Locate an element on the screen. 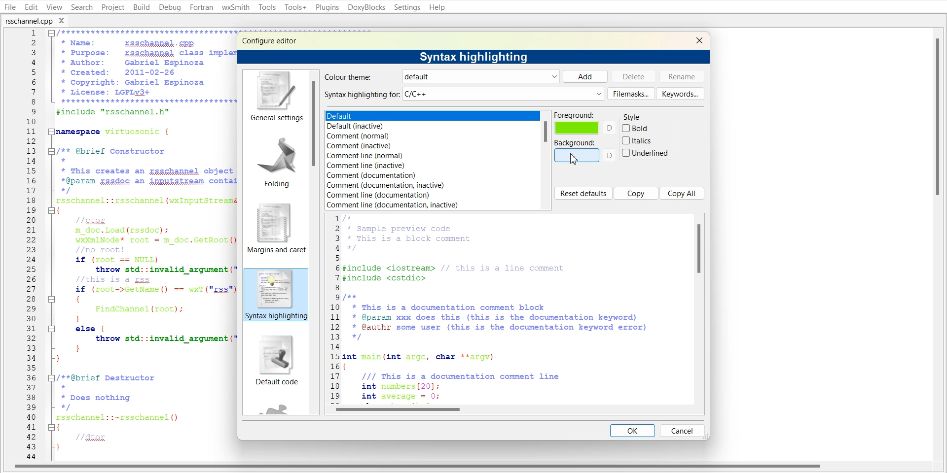 Image resolution: width=947 pixels, height=473 pixels. Copy all is located at coordinates (683, 193).